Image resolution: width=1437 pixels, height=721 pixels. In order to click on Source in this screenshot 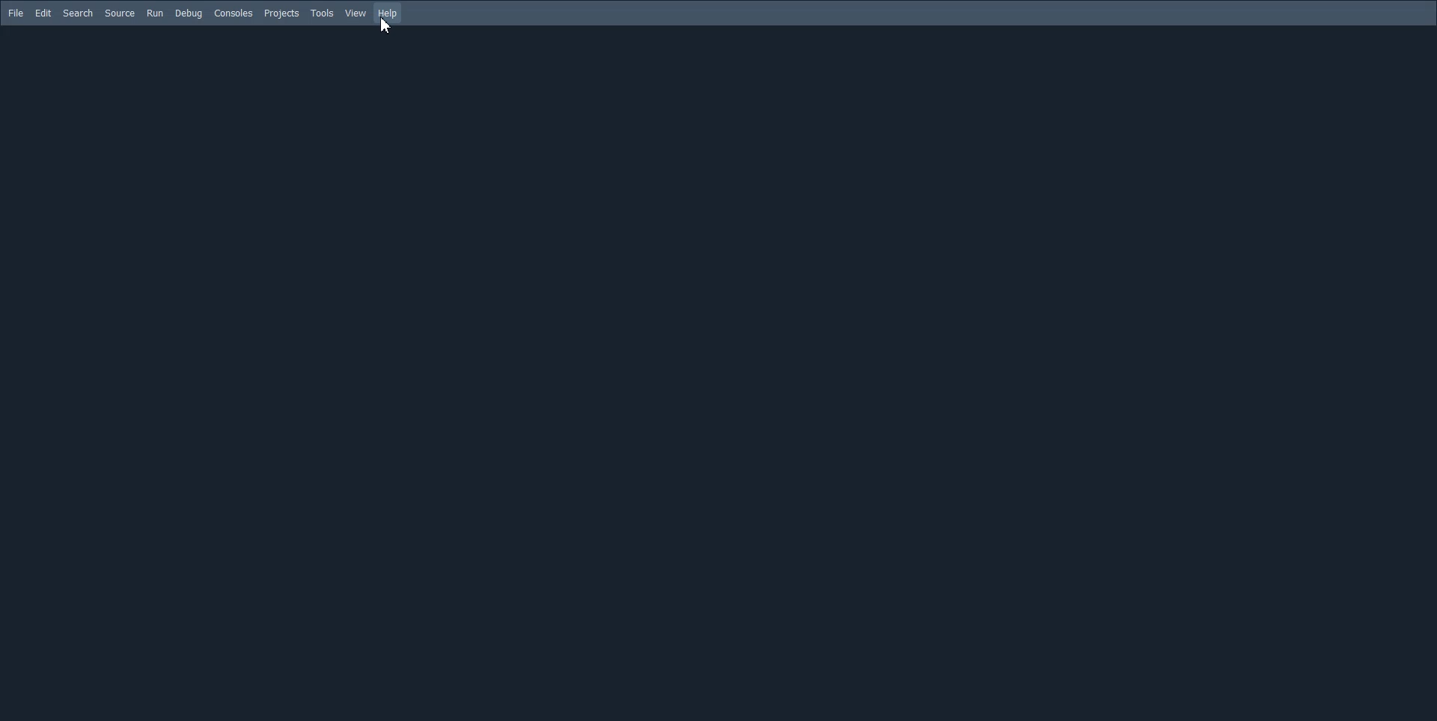, I will do `click(120, 13)`.